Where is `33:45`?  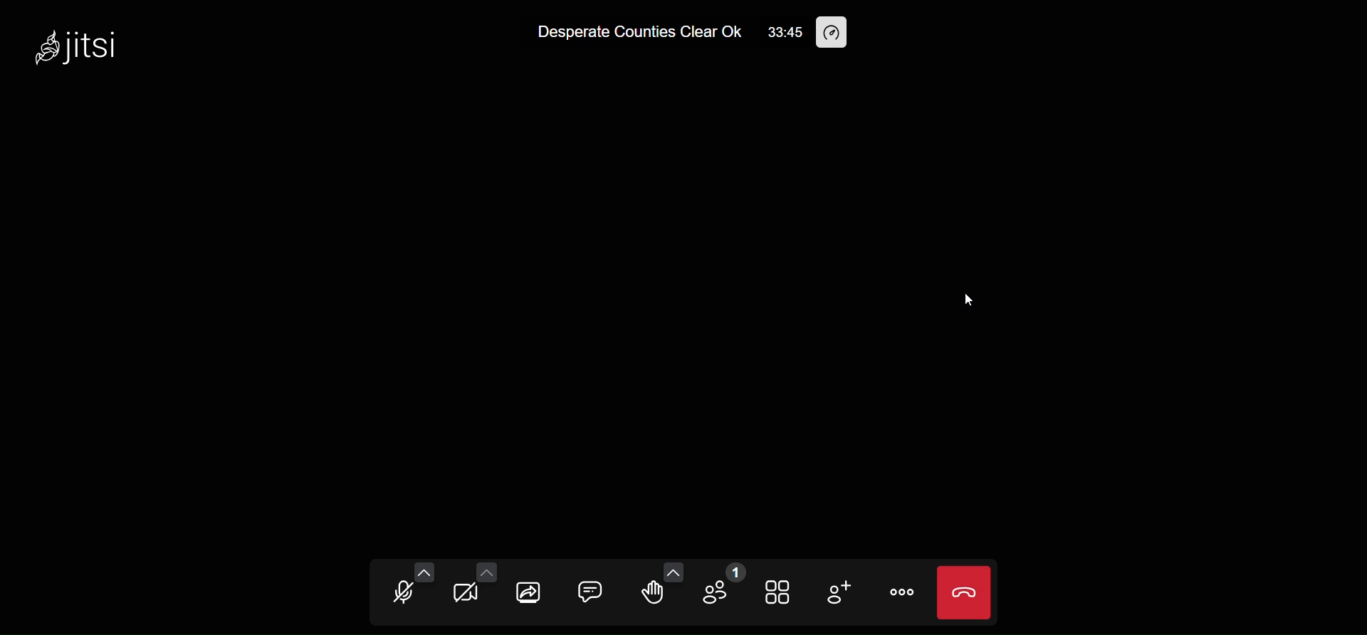
33:45 is located at coordinates (785, 32).